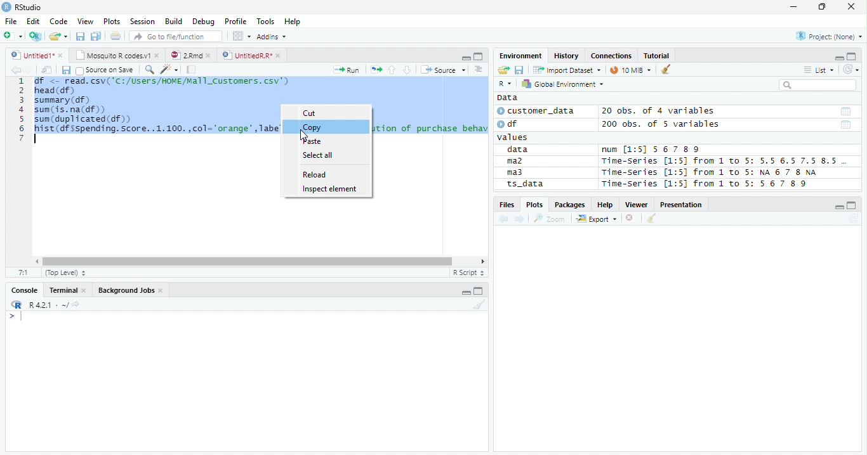 This screenshot has height=455, width=867. Describe the element at coordinates (715, 173) in the screenshot. I see `Time-series [1:5] from 1 to 5: NA 6 7 8 NA` at that location.